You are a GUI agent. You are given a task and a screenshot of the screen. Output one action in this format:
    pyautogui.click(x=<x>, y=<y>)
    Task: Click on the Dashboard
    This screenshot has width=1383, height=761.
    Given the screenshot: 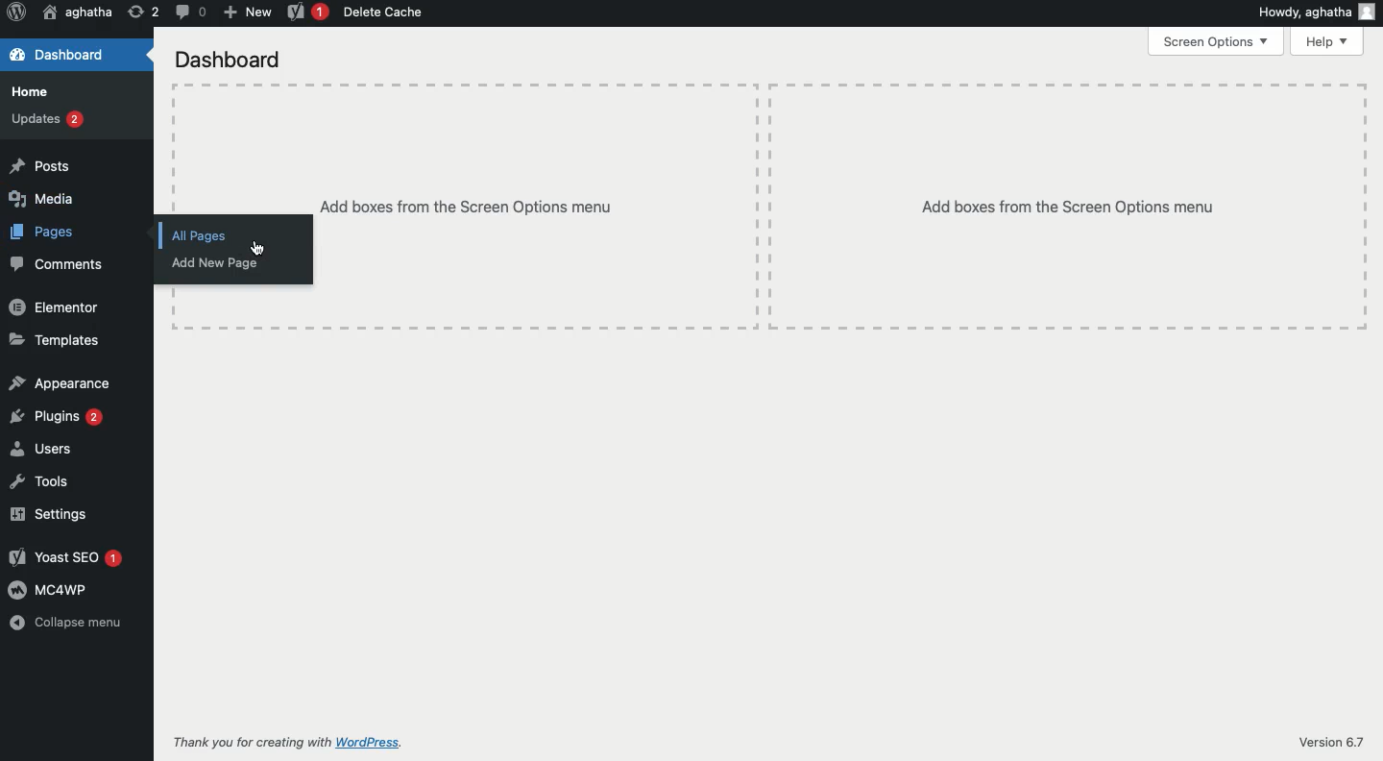 What is the action you would take?
    pyautogui.click(x=58, y=56)
    